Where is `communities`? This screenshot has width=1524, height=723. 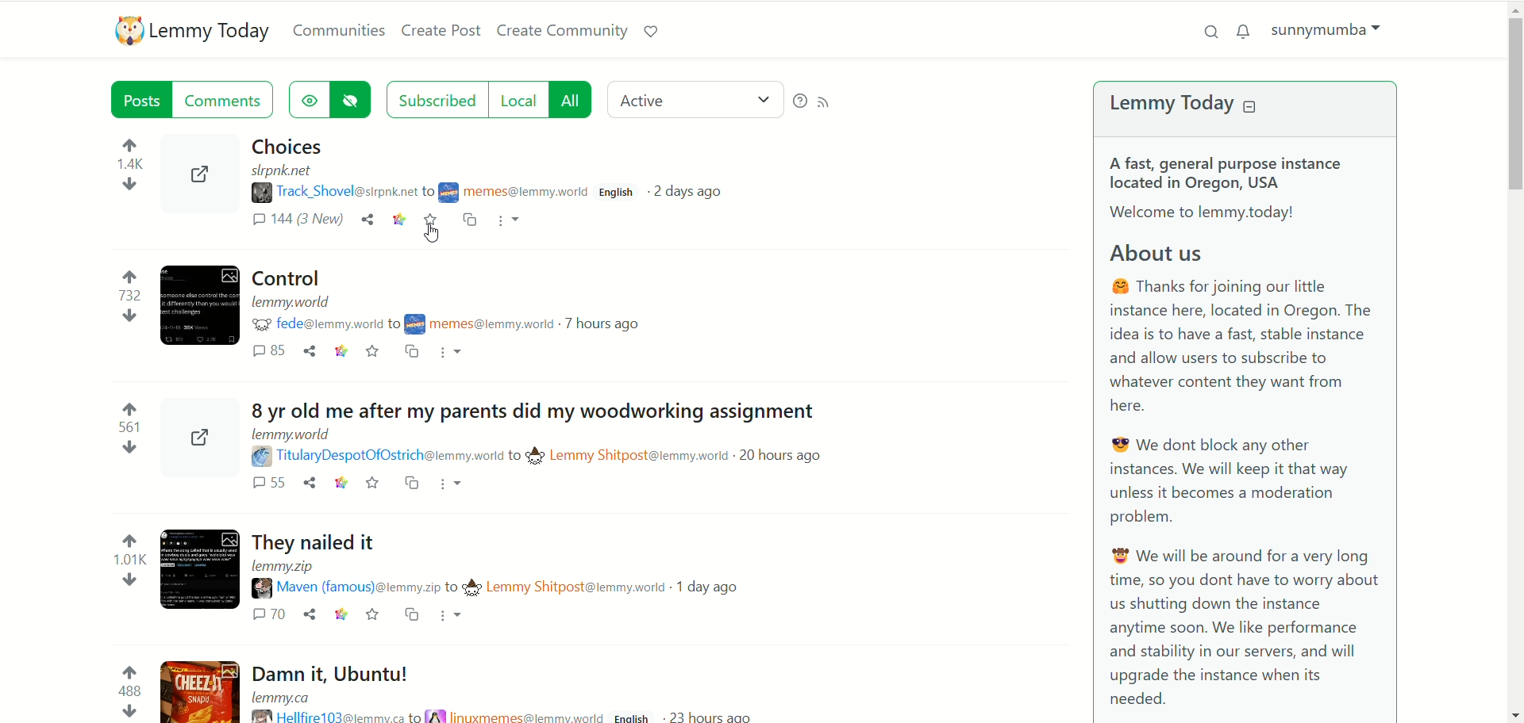
communities is located at coordinates (341, 31).